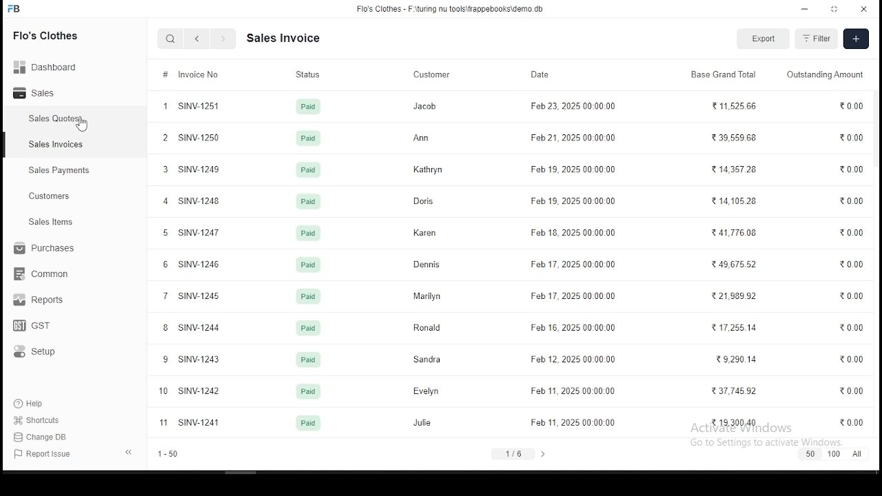  Describe the element at coordinates (738, 200) in the screenshot. I see `14,105.28` at that location.